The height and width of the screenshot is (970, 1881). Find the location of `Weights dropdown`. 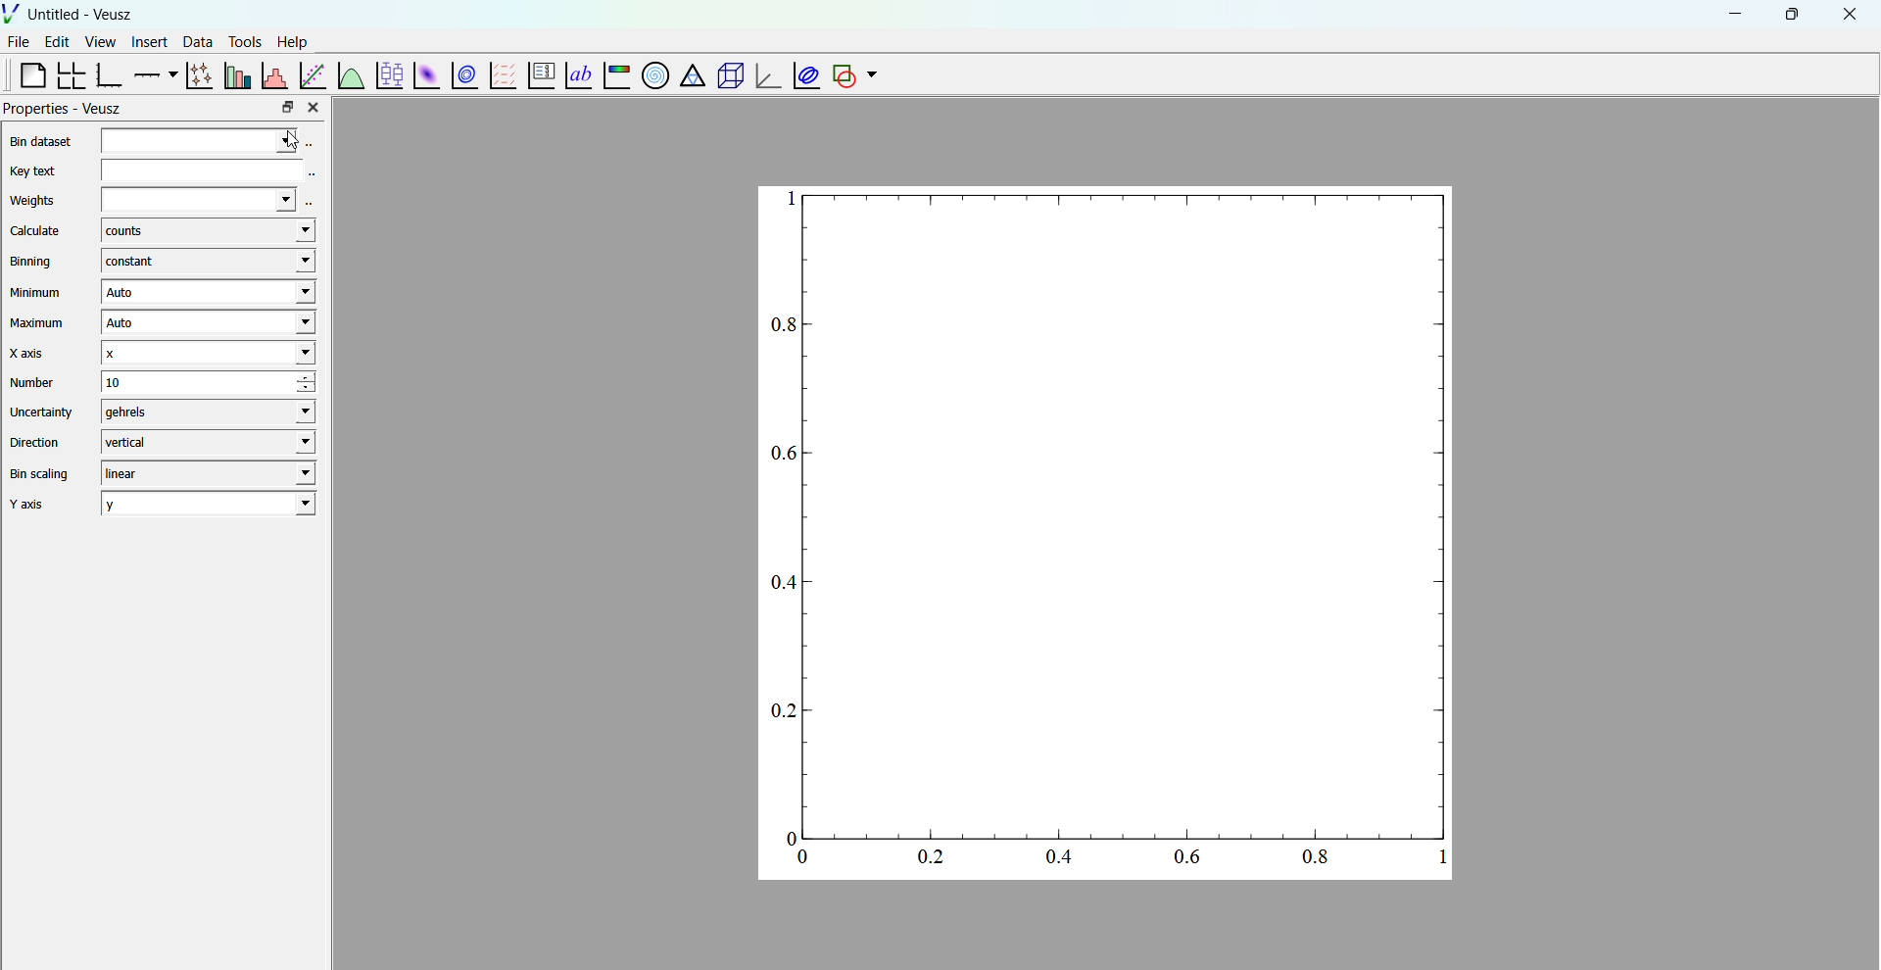

Weights dropdown is located at coordinates (199, 199).